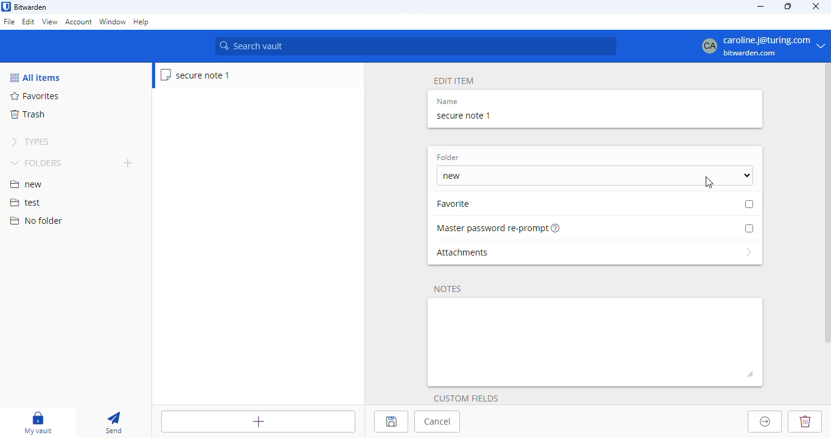 This screenshot has width=831, height=438. I want to click on add, so click(128, 162).